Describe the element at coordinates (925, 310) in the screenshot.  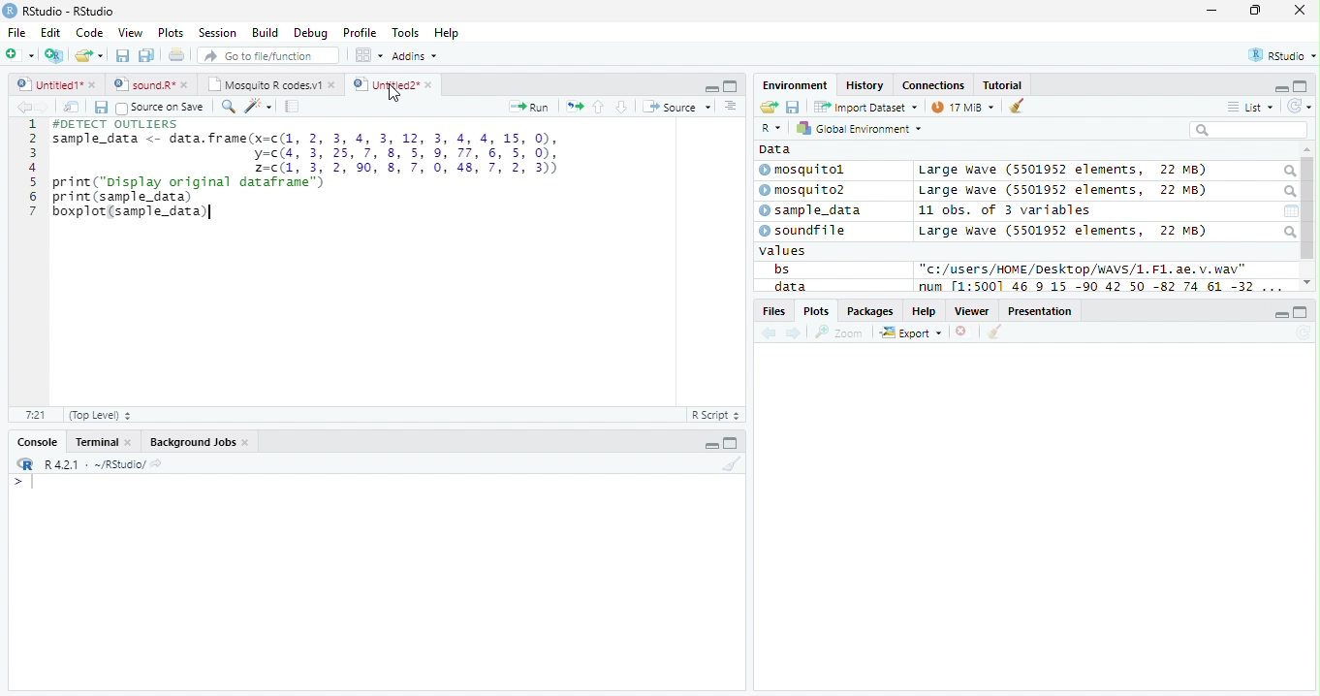
I see `Help` at that location.